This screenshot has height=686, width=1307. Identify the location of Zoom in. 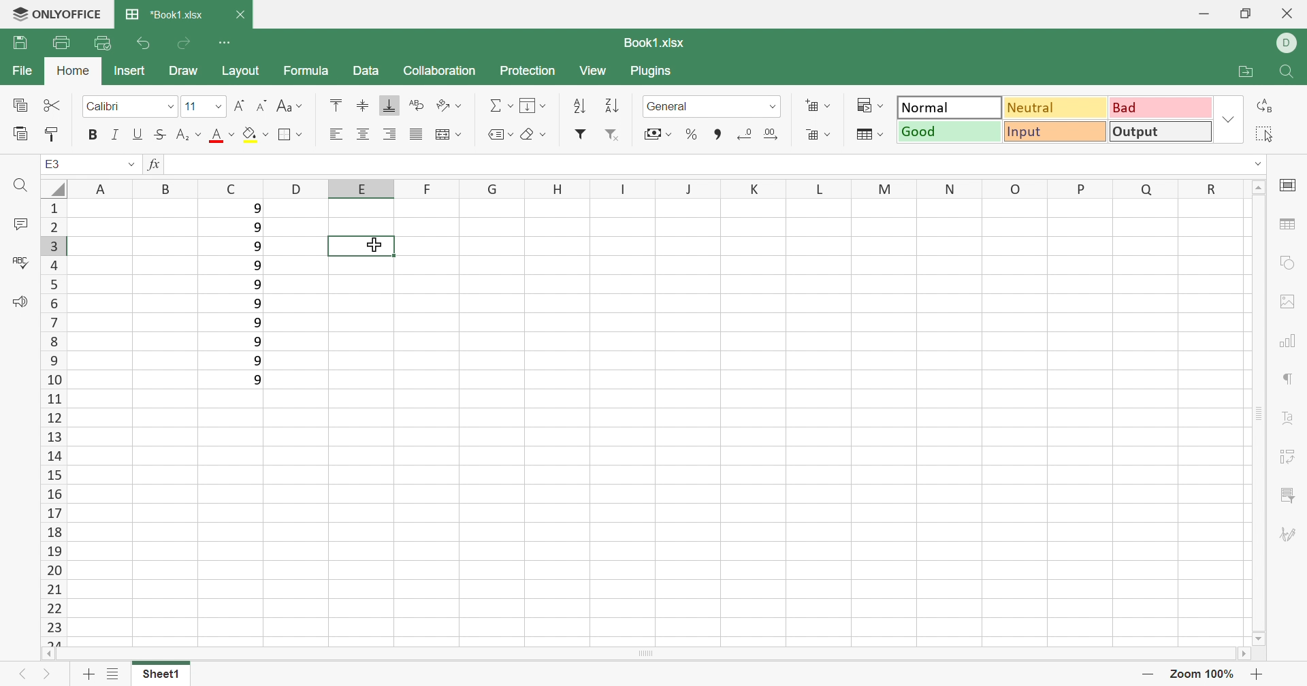
(1257, 674).